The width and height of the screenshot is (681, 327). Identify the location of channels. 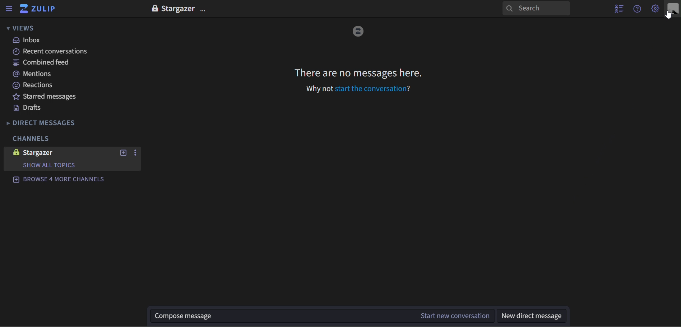
(34, 140).